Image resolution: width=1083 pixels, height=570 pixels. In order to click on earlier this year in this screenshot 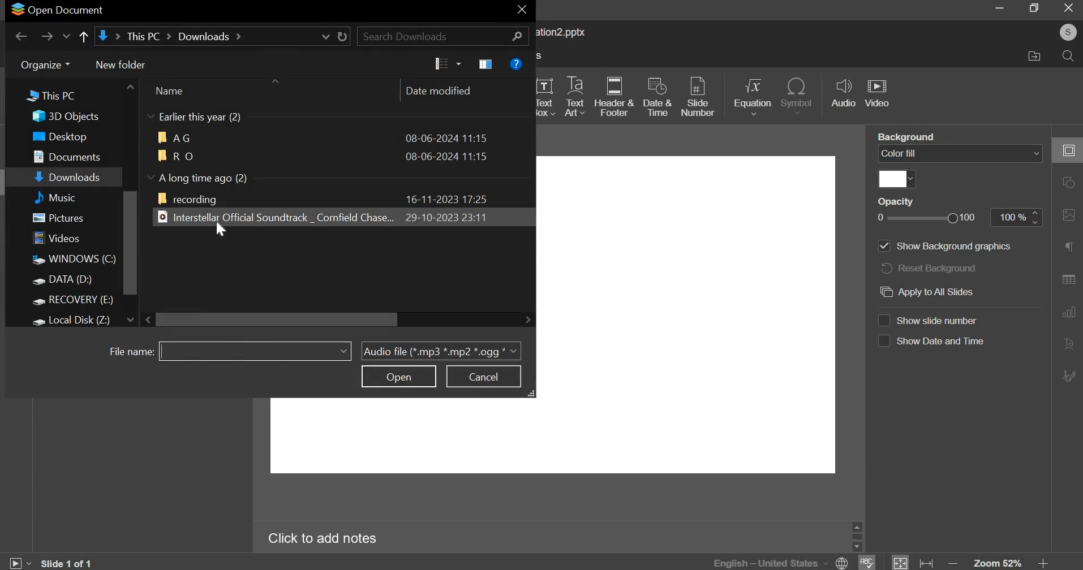, I will do `click(204, 118)`.